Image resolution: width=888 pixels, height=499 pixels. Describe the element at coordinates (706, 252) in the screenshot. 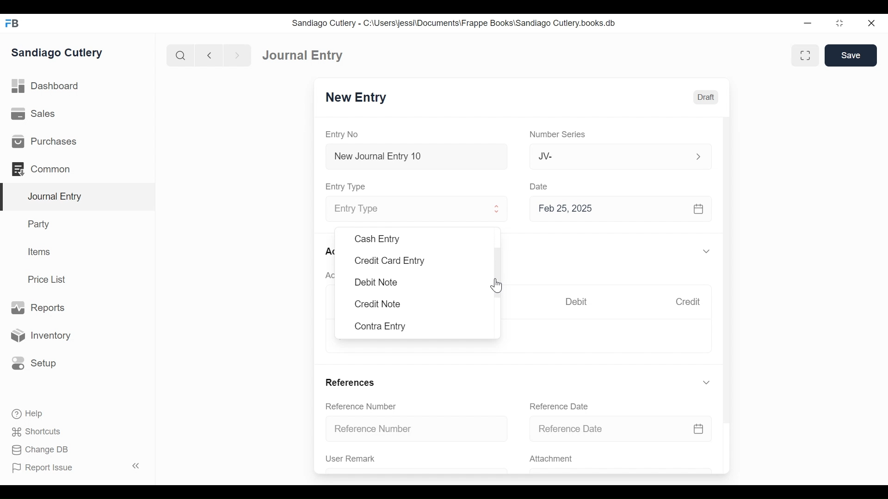

I see `Expand` at that location.